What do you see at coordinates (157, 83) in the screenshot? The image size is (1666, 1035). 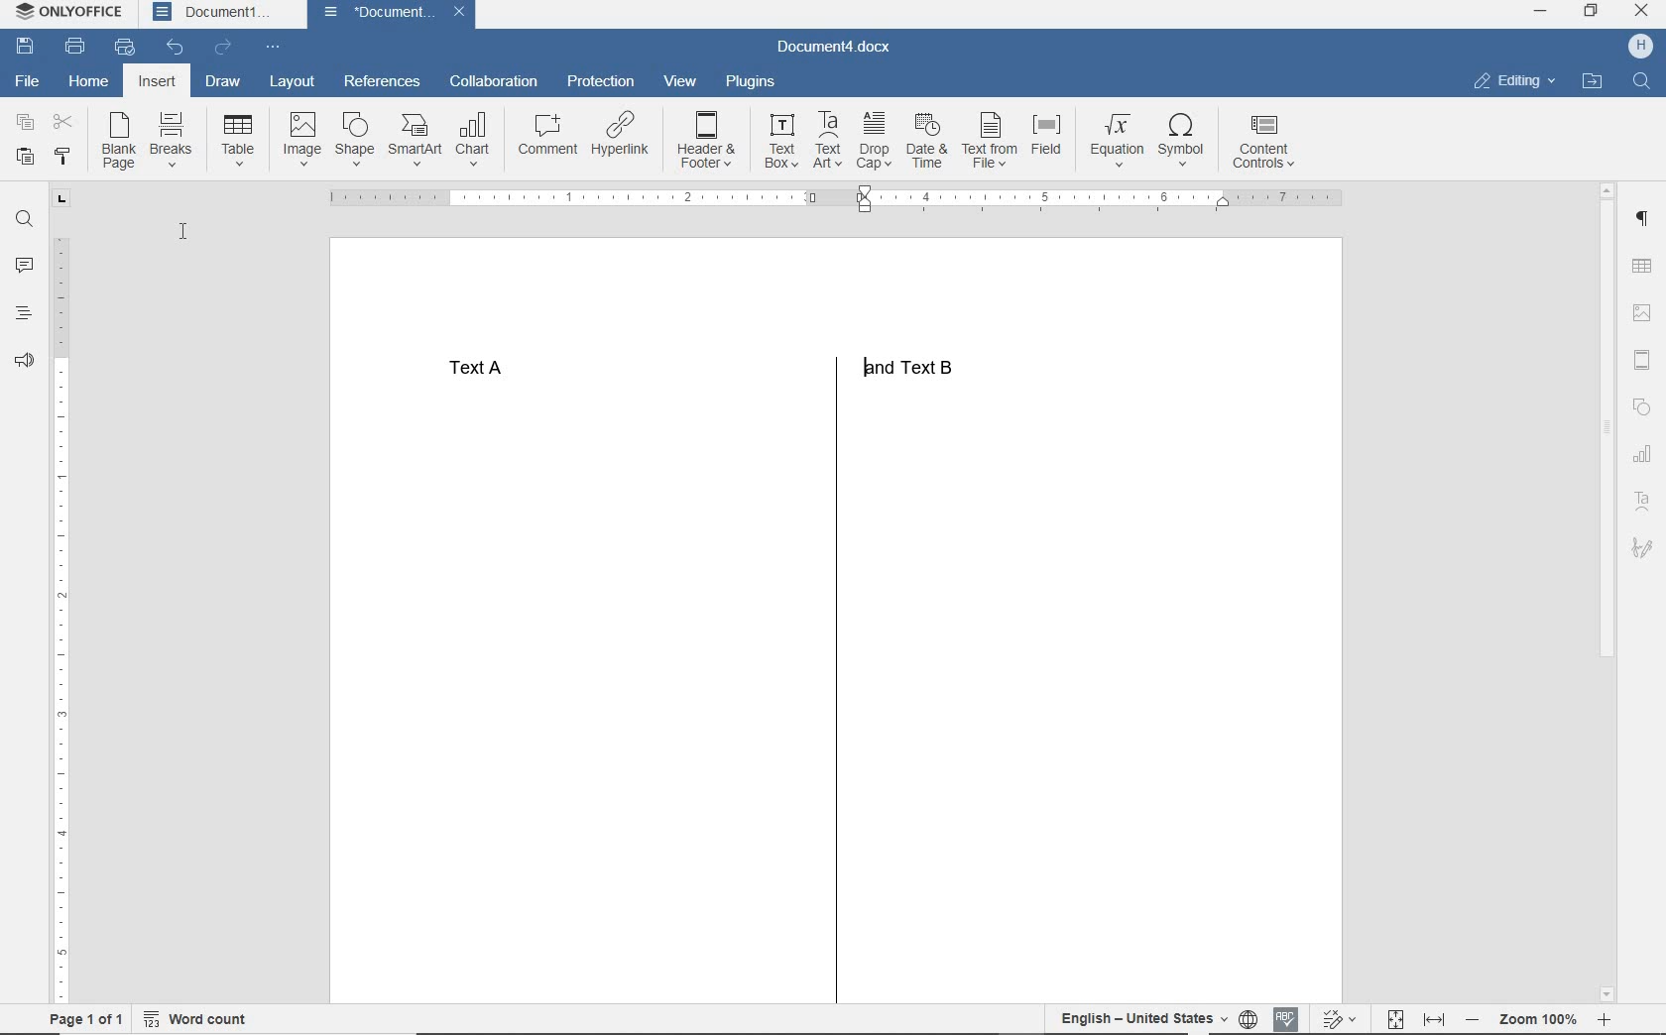 I see `INSERT` at bounding box center [157, 83].